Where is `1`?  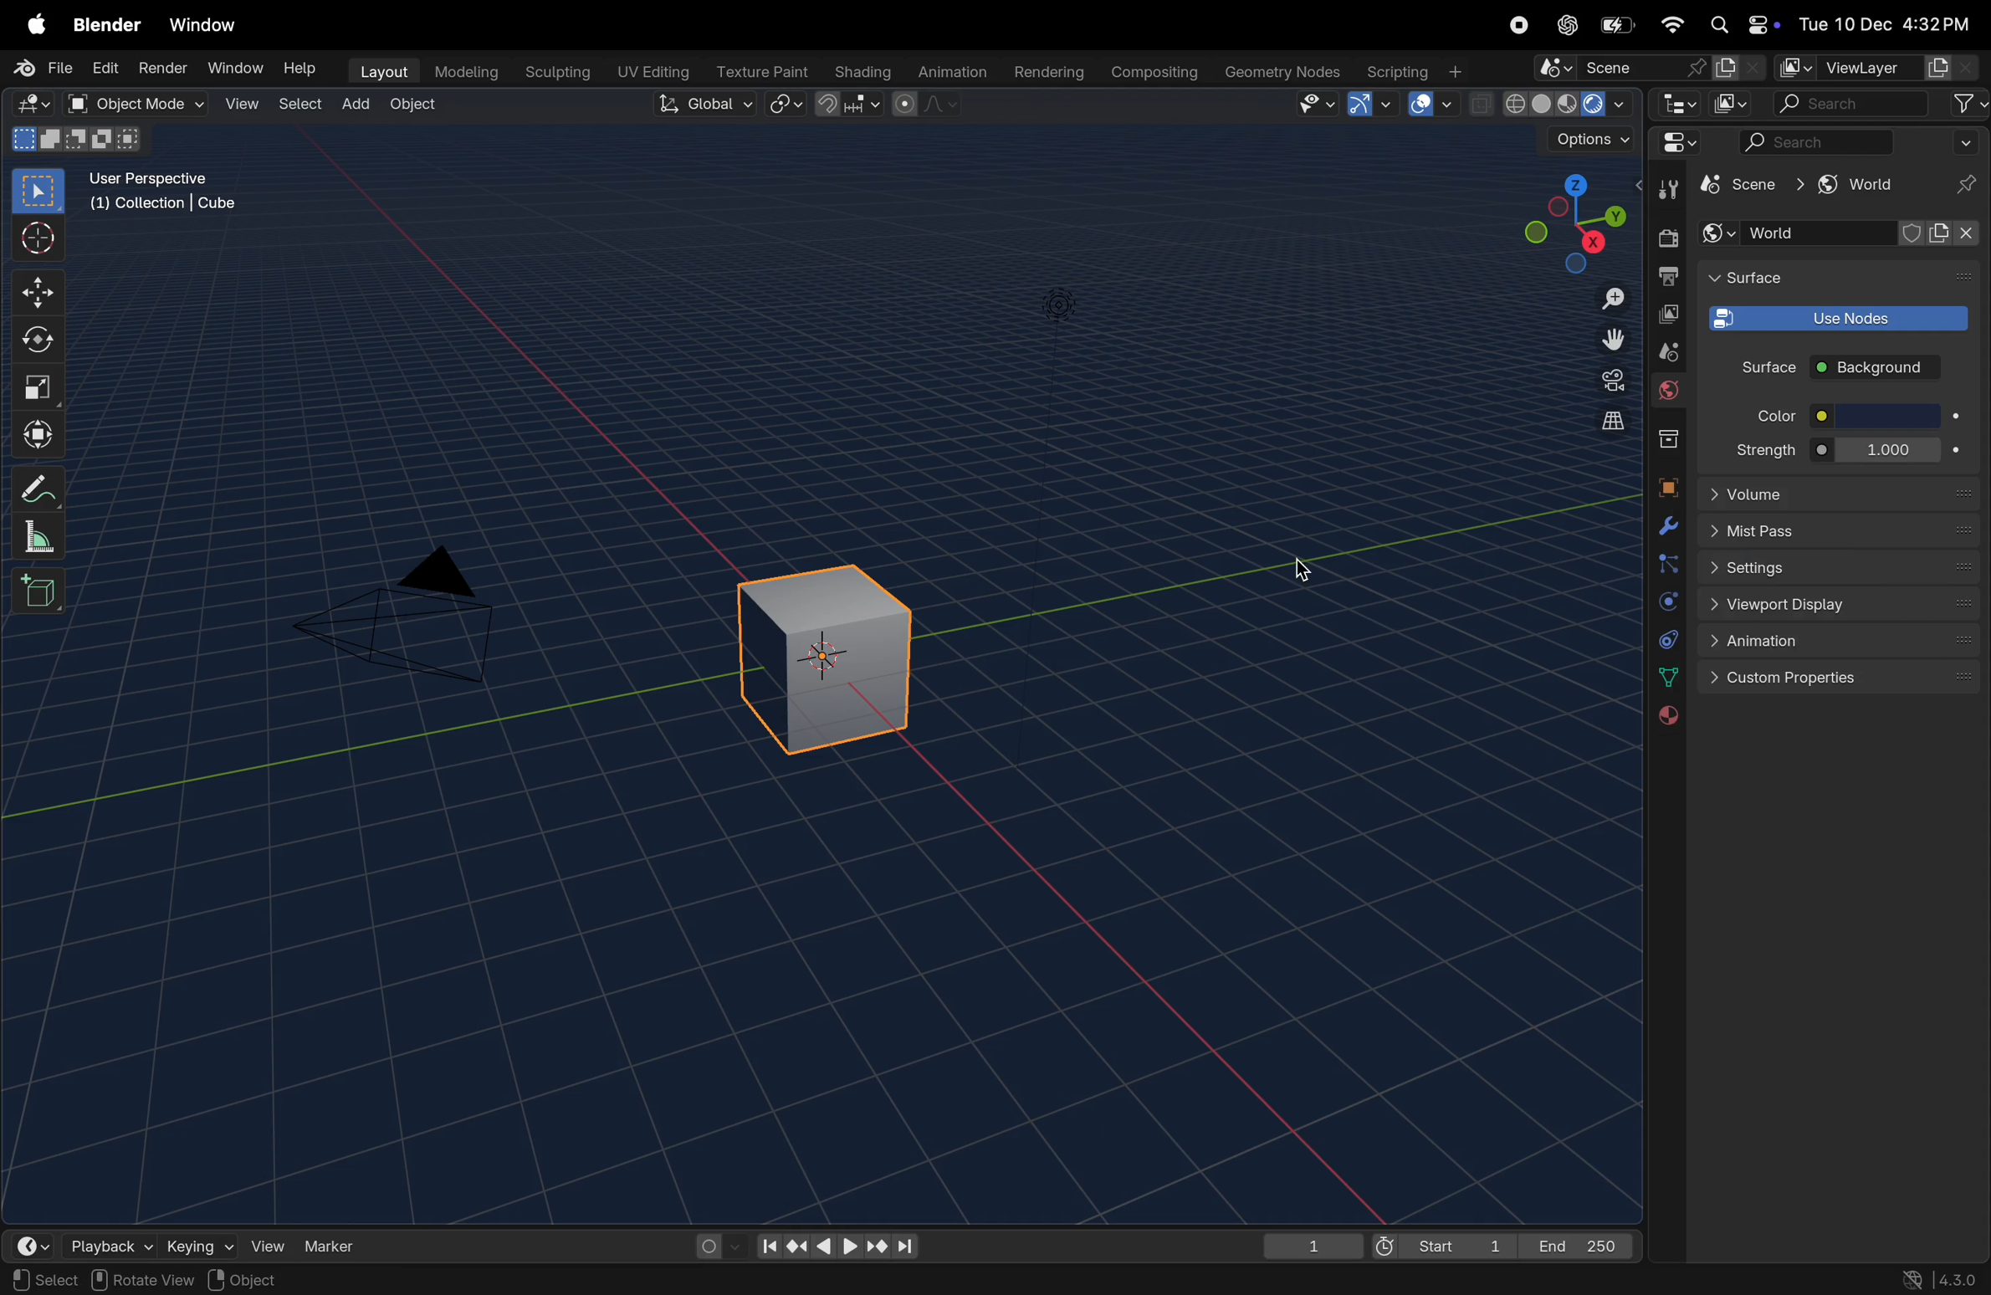
1 is located at coordinates (1312, 1243).